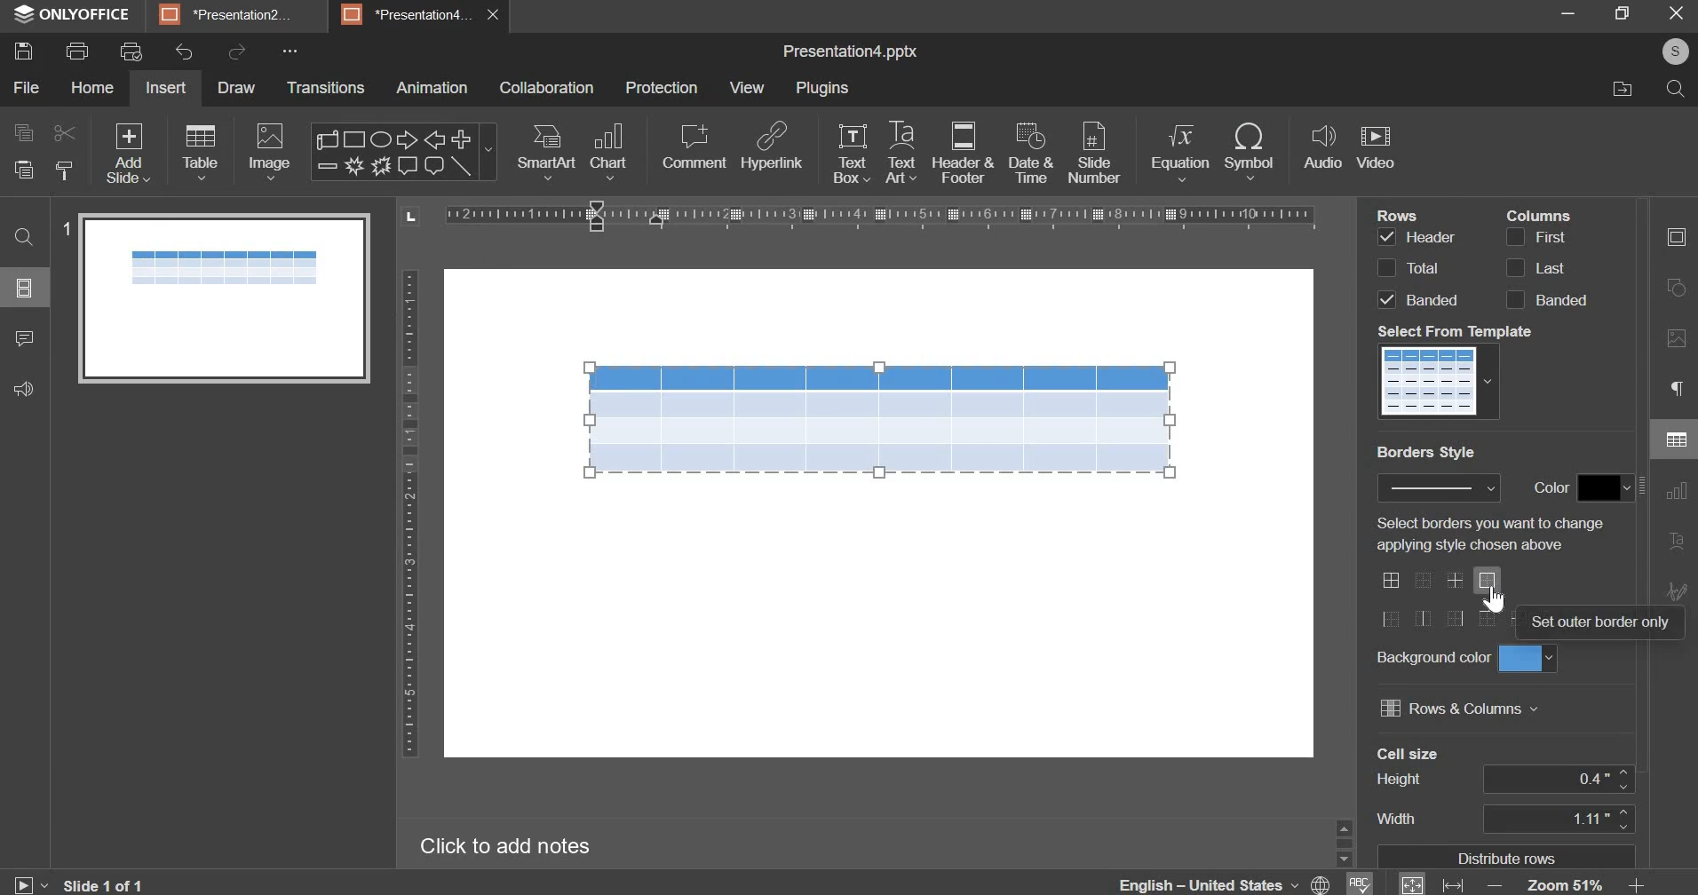 This screenshot has width=1698, height=895. I want to click on border, so click(1425, 579).